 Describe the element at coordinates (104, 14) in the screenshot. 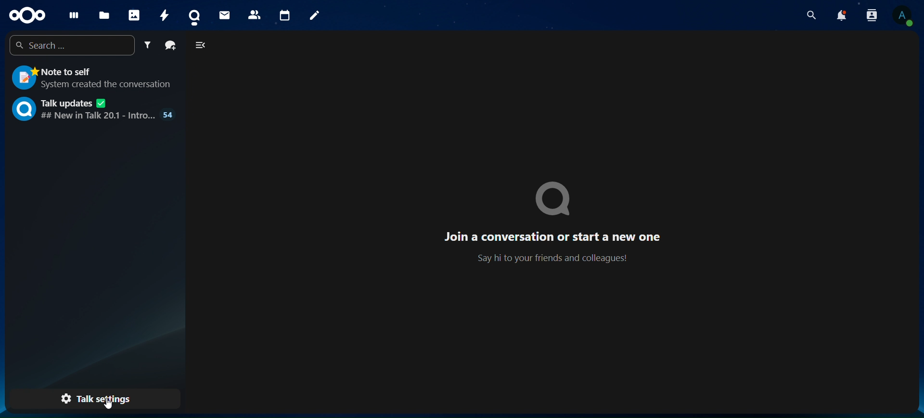

I see `files` at that location.